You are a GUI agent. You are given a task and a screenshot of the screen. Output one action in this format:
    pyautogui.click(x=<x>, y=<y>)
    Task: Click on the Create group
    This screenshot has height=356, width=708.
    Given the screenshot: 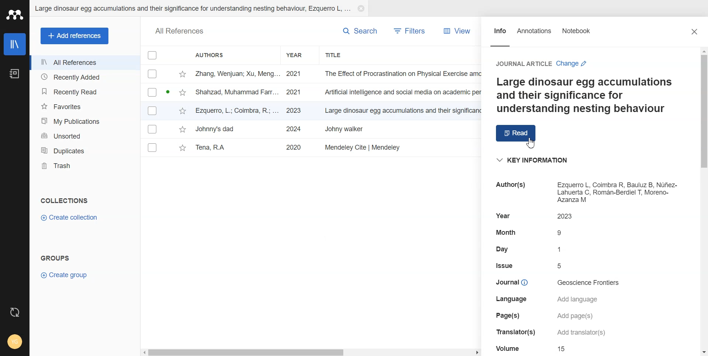 What is the action you would take?
    pyautogui.click(x=65, y=276)
    